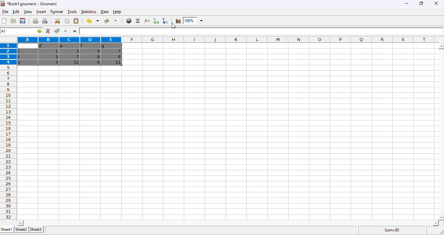  Describe the element at coordinates (17, 31) in the screenshot. I see `4R*5C` at that location.